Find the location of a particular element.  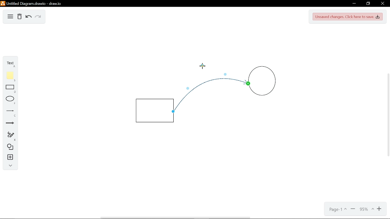

Redo is located at coordinates (38, 17).